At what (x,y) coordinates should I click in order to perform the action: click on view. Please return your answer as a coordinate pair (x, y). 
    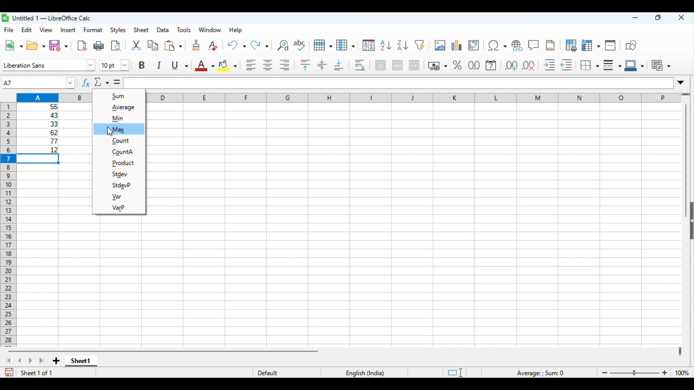
    Looking at the image, I should click on (46, 30).